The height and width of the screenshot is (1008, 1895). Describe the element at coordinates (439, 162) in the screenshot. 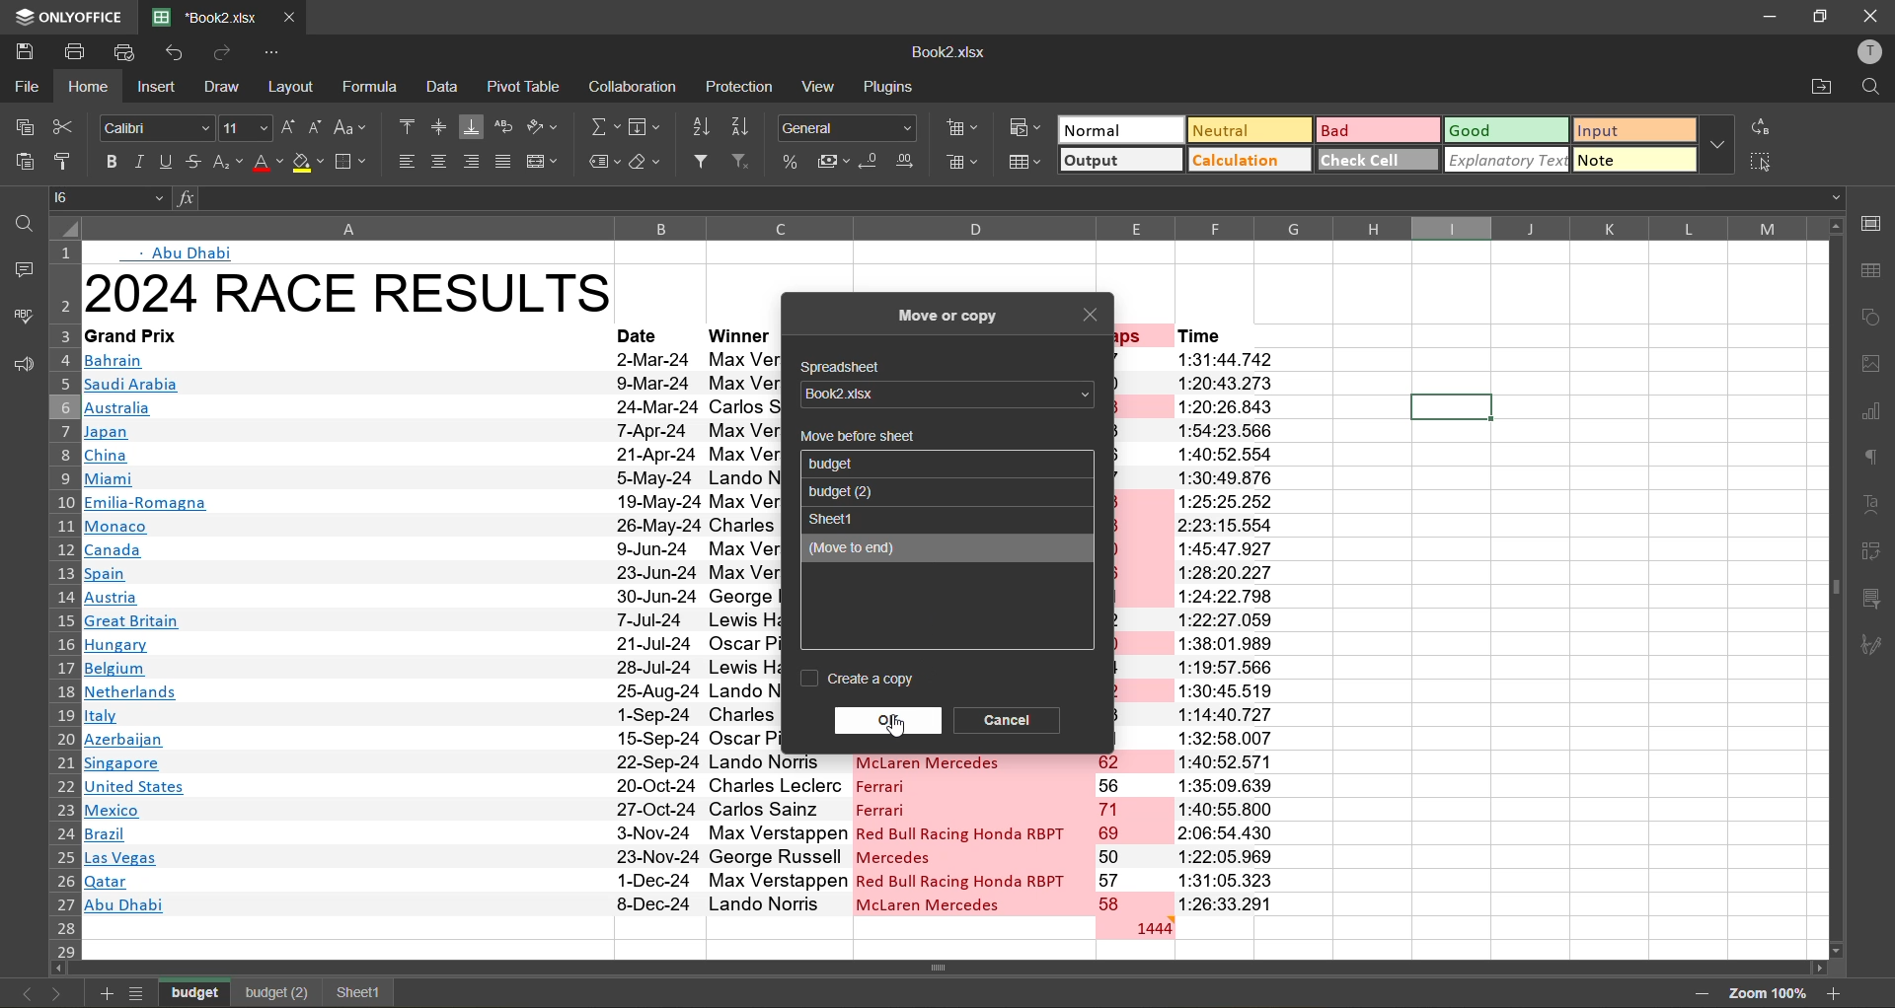

I see `align center` at that location.